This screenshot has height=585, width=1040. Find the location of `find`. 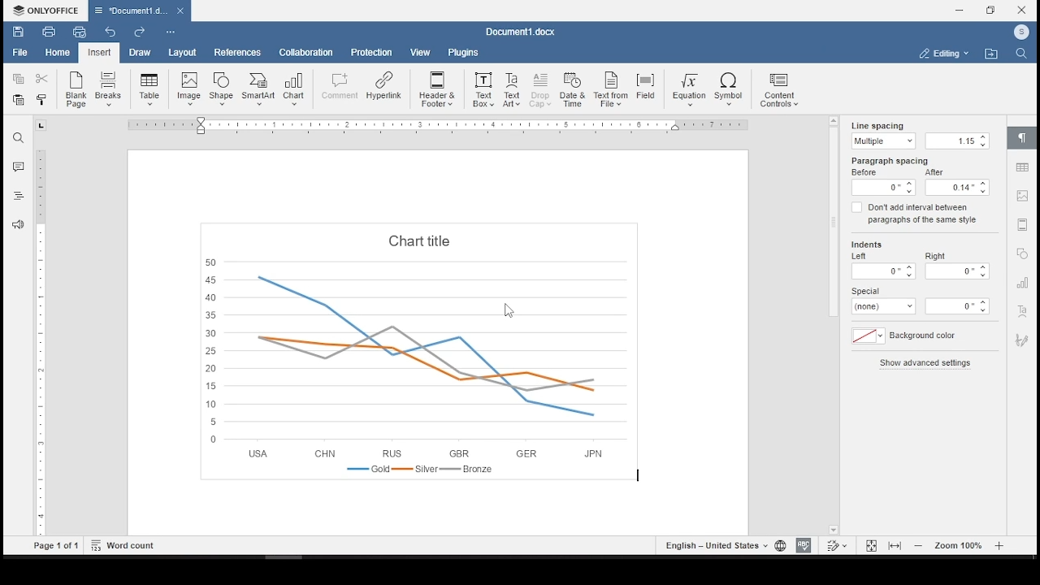

find is located at coordinates (1021, 53).